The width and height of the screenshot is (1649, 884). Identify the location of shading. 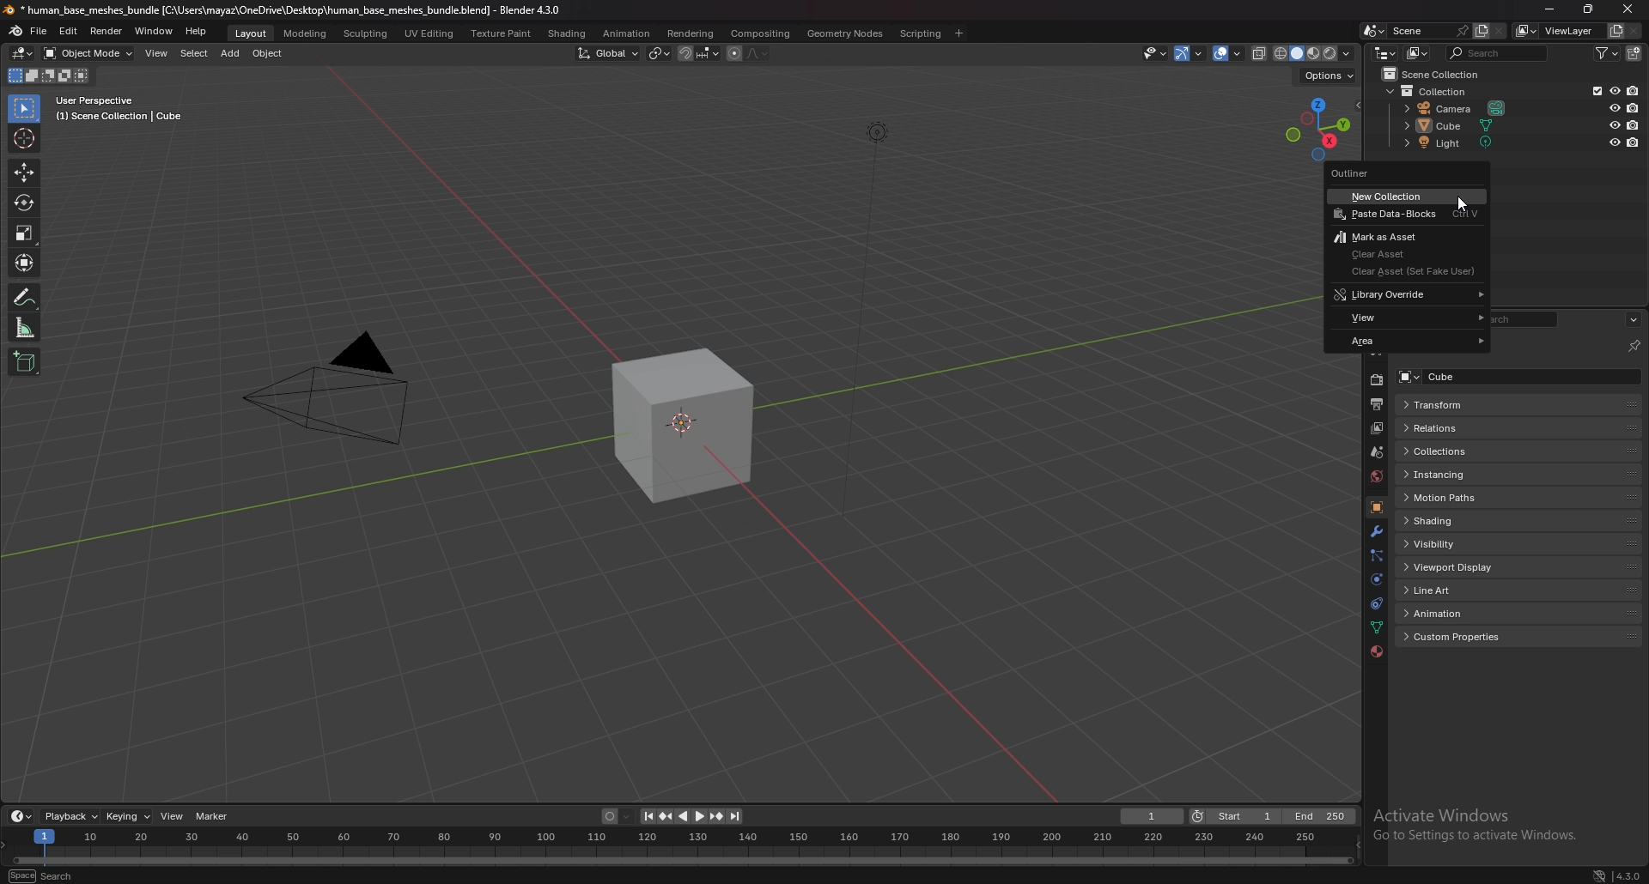
(568, 34).